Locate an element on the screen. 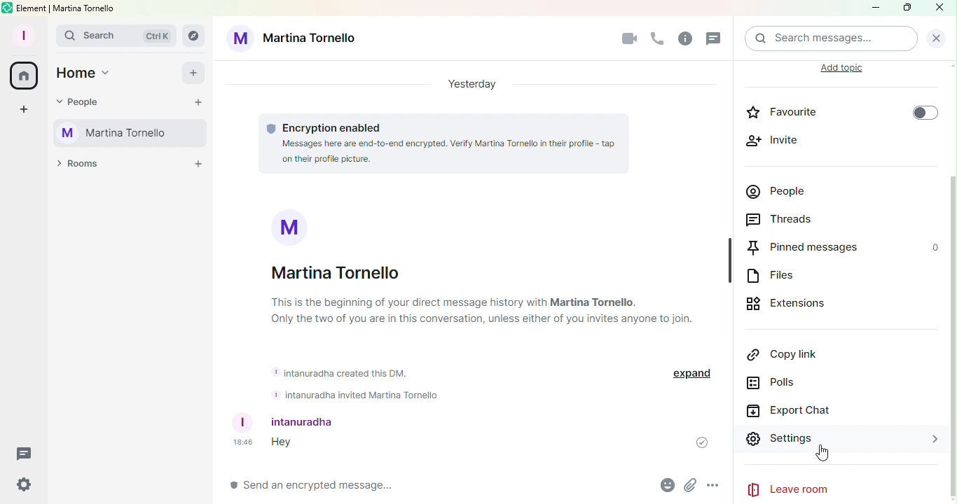 Image resolution: width=957 pixels, height=504 pixels. Clear Search is located at coordinates (937, 39).